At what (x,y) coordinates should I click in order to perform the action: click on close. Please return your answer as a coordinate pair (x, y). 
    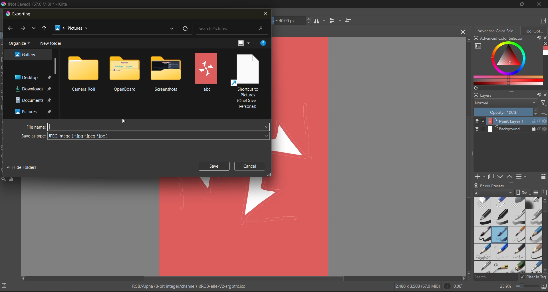
    Looking at the image, I should click on (545, 38).